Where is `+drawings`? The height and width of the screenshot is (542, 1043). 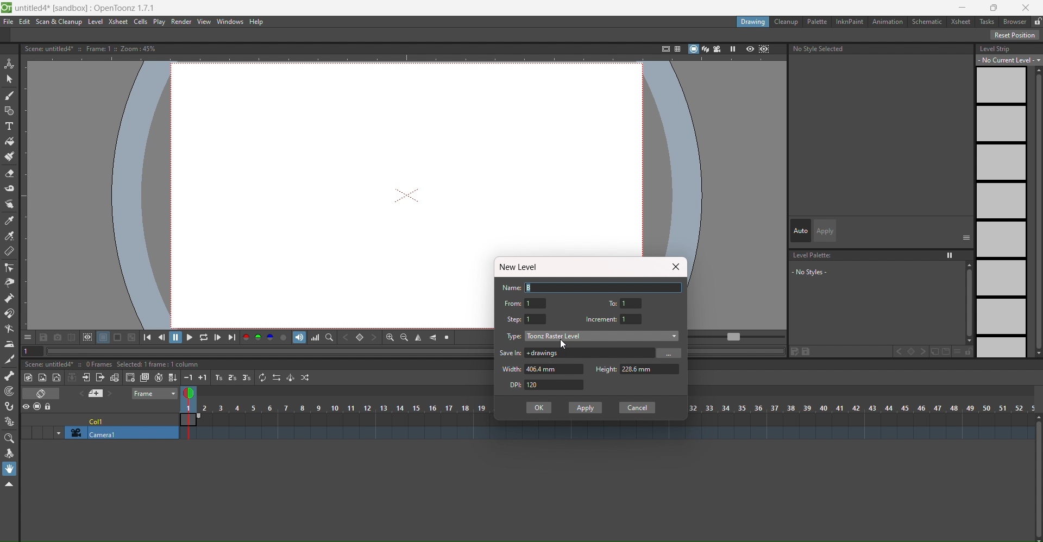
+drawings is located at coordinates (588, 352).